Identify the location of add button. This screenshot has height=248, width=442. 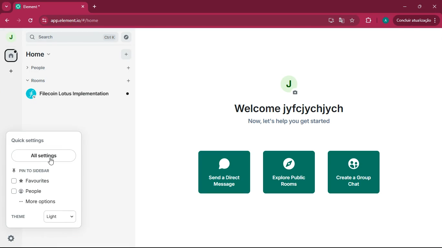
(129, 68).